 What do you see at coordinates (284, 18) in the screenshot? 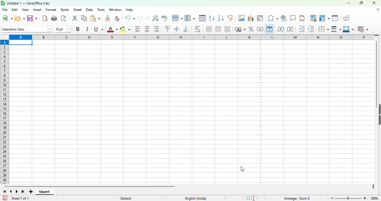
I see `insert hyperlink` at bounding box center [284, 18].